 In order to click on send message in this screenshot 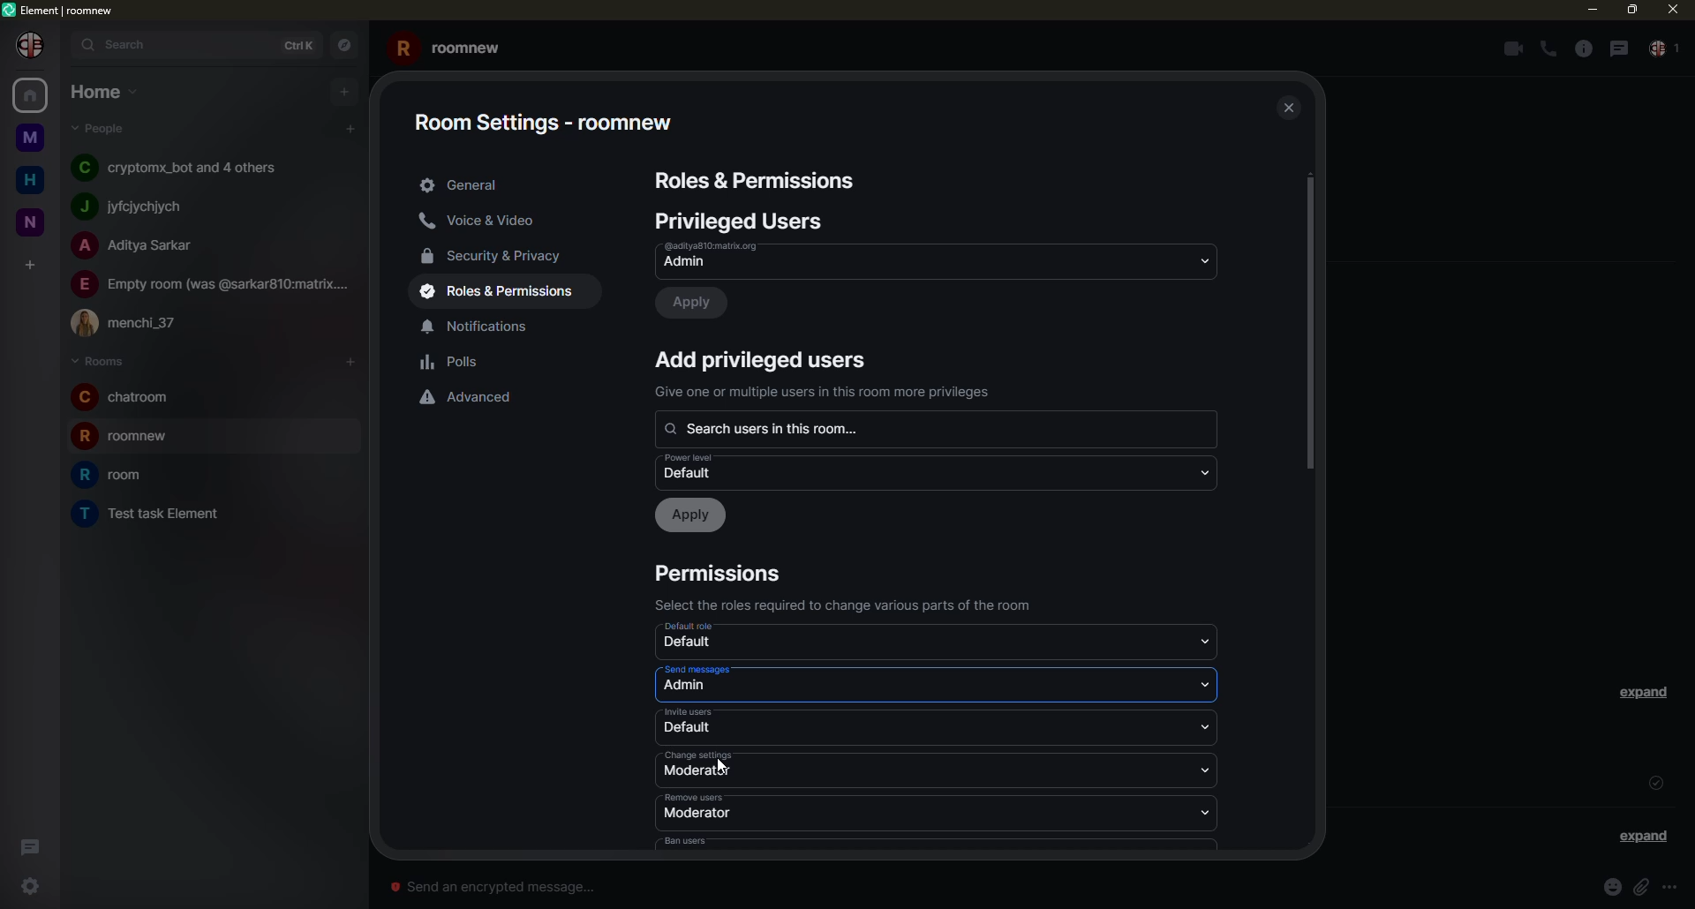, I will do `click(496, 886)`.